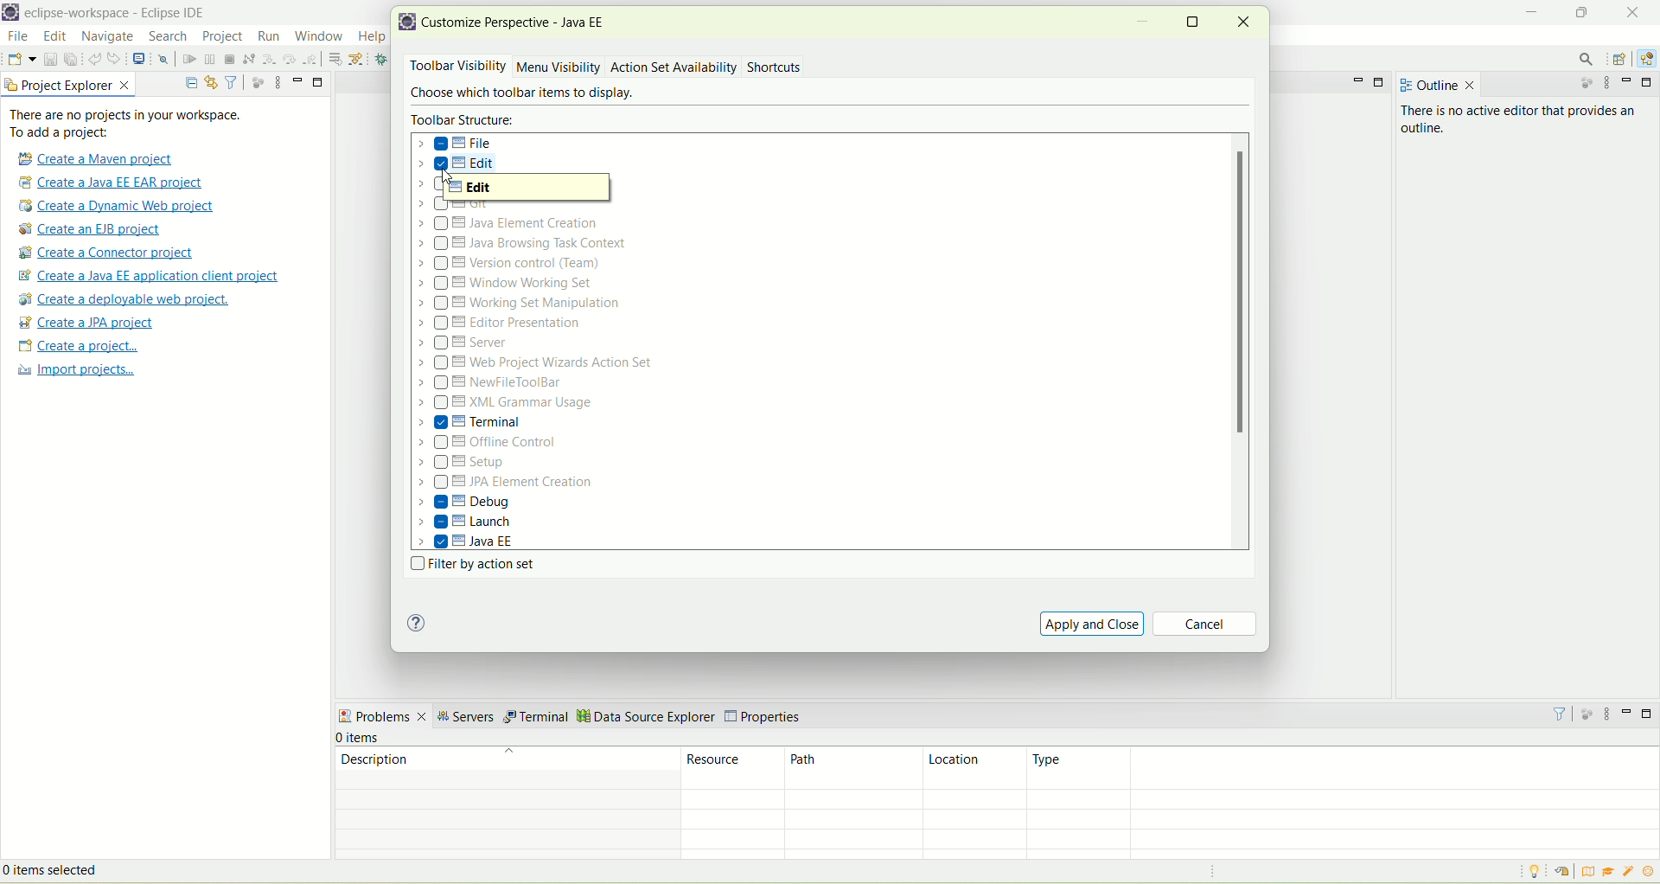 The height and width of the screenshot is (884, 1660). What do you see at coordinates (1532, 872) in the screenshot?
I see `tip of the day` at bounding box center [1532, 872].